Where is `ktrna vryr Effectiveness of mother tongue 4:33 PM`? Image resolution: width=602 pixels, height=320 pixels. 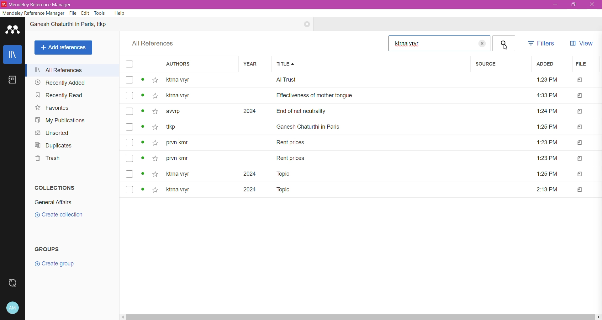
ktrna vryr Effectiveness of mother tongue 4:33 PM is located at coordinates (362, 96).